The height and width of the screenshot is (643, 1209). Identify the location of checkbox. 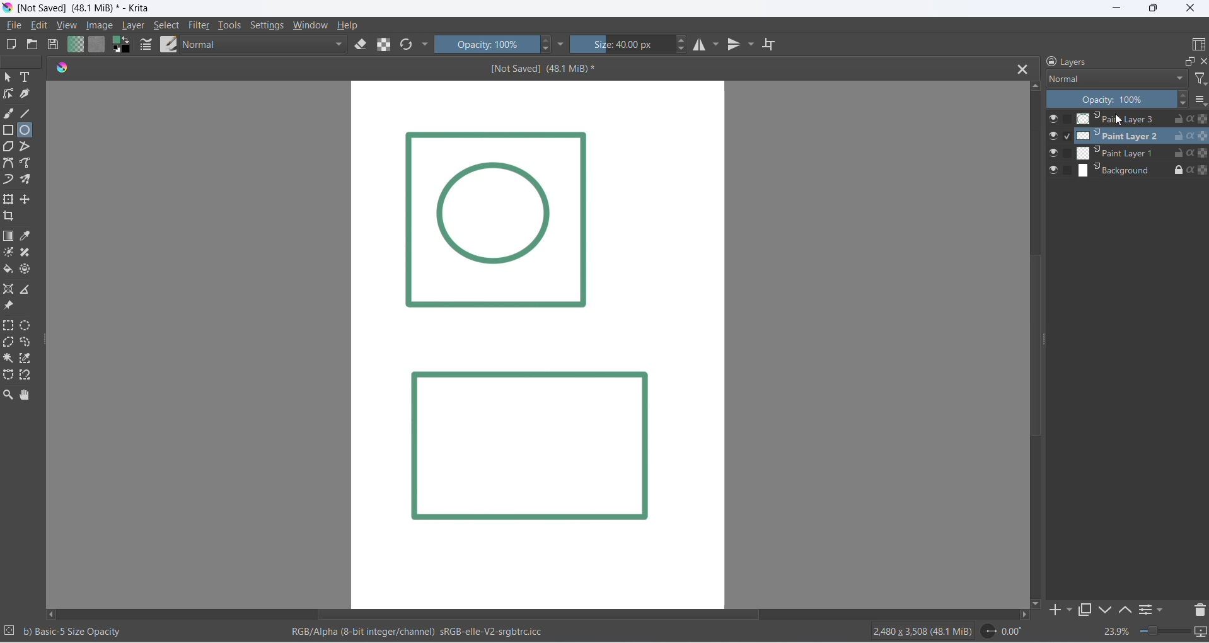
(1067, 151).